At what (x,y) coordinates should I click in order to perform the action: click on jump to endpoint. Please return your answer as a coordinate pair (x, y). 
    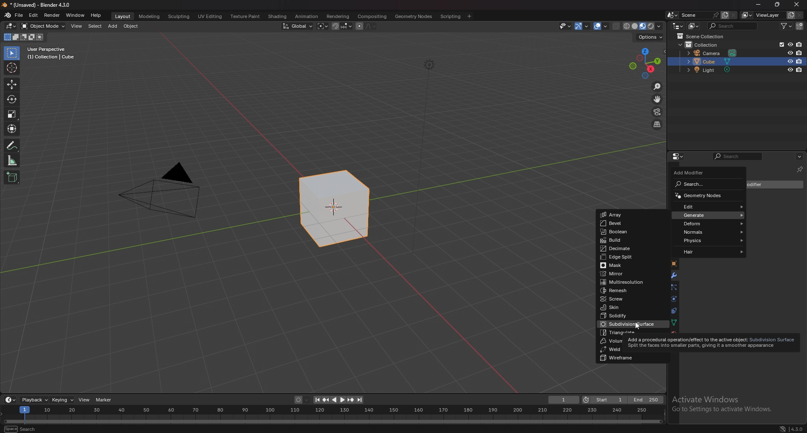
    Looking at the image, I should click on (316, 400).